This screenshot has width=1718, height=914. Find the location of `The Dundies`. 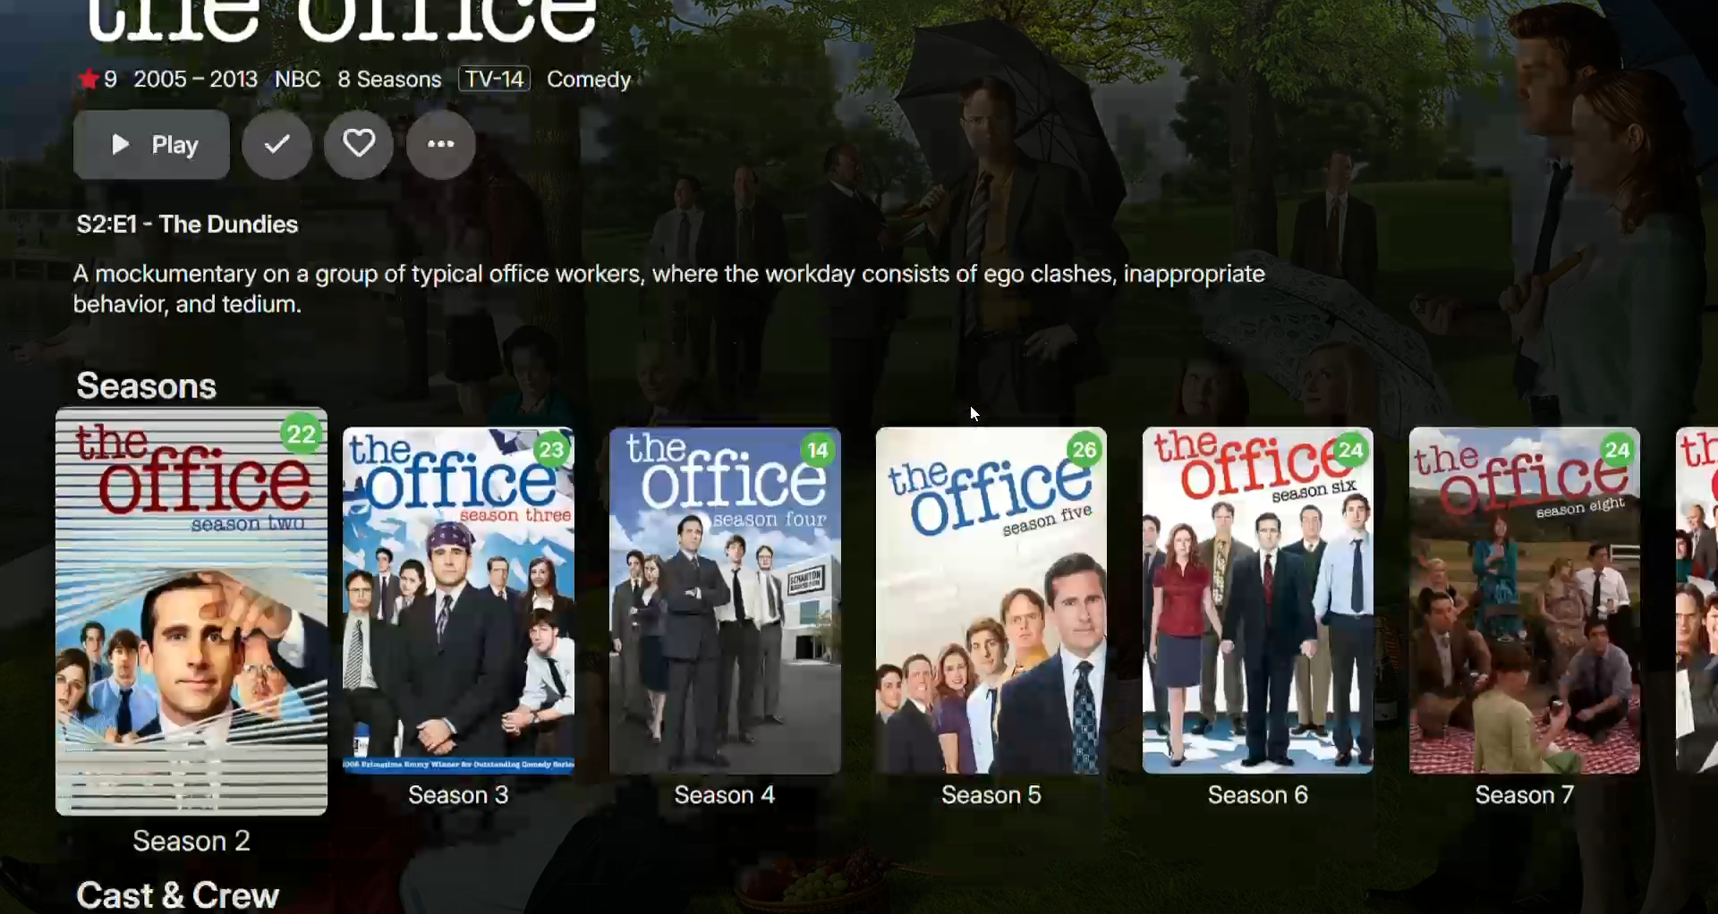

The Dundies is located at coordinates (190, 232).